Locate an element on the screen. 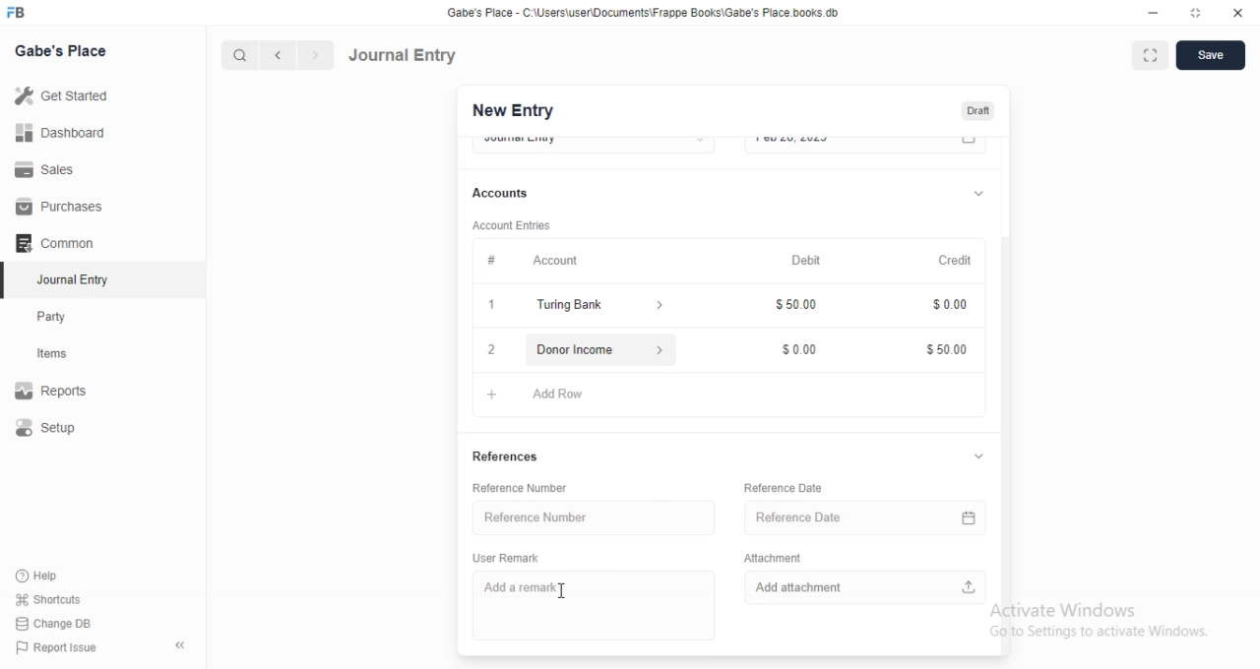 Image resolution: width=1260 pixels, height=669 pixels. Credit is located at coordinates (957, 261).